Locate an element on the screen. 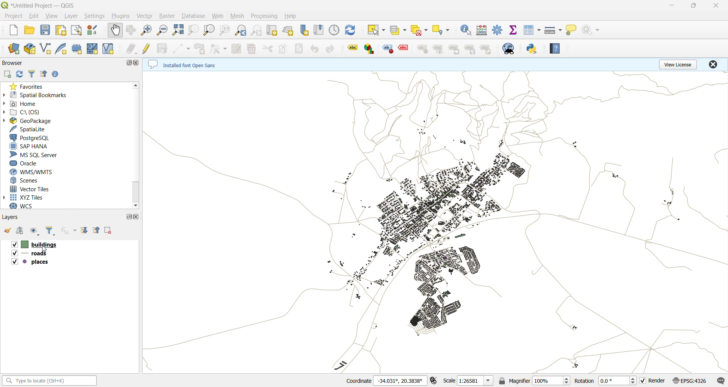 This screenshot has width=728, height=387. pan to selection is located at coordinates (132, 30).